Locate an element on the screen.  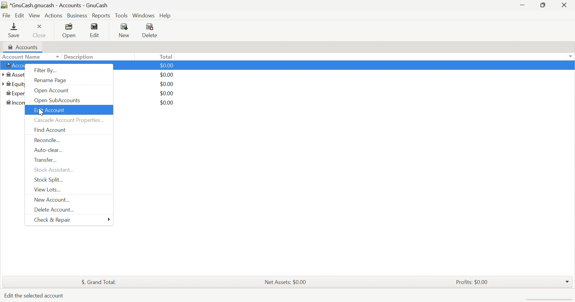
Find Account is located at coordinates (51, 130).